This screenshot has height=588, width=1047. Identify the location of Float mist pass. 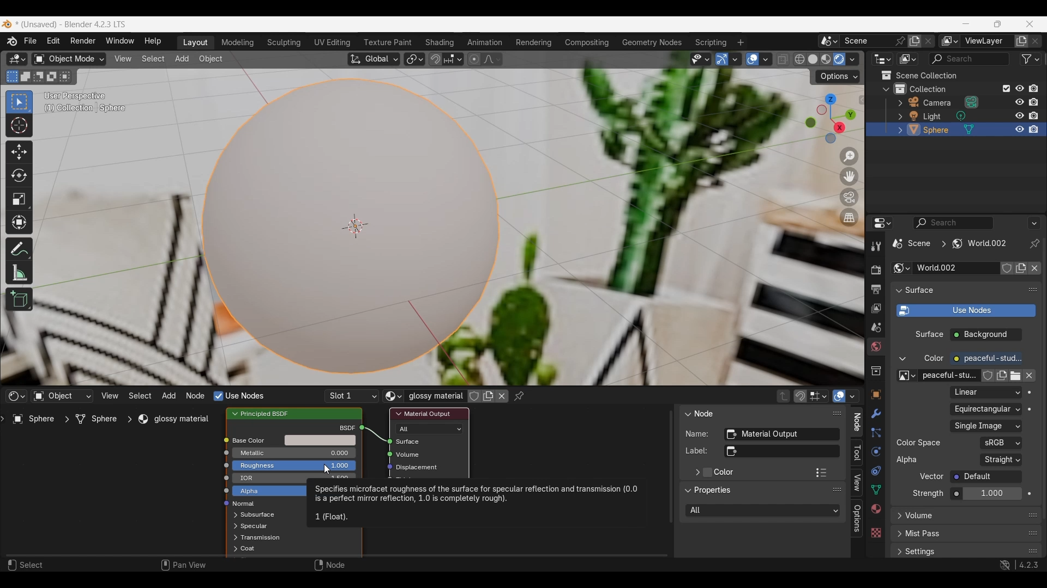
(1033, 533).